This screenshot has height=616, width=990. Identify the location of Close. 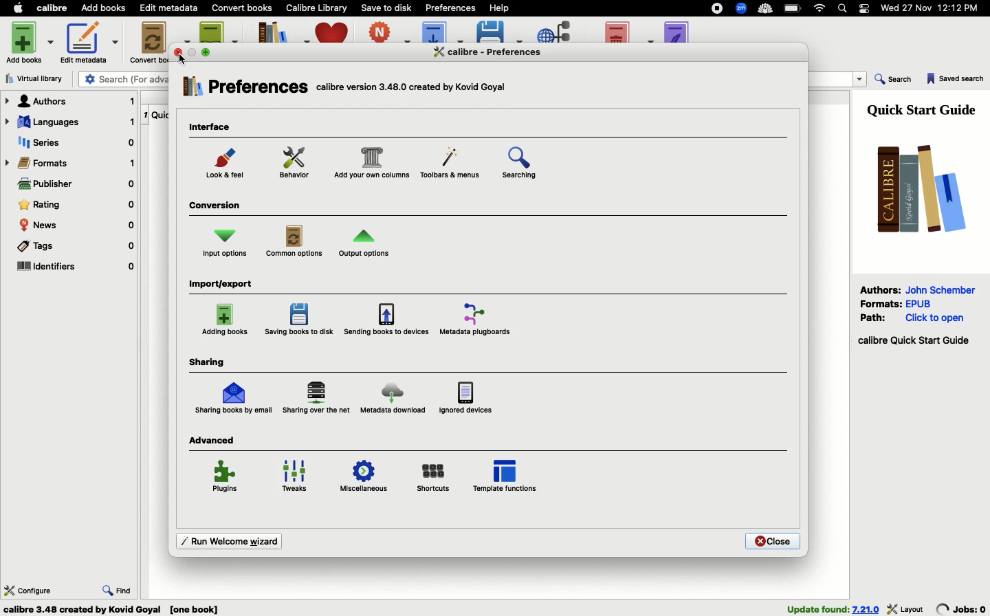
(772, 541).